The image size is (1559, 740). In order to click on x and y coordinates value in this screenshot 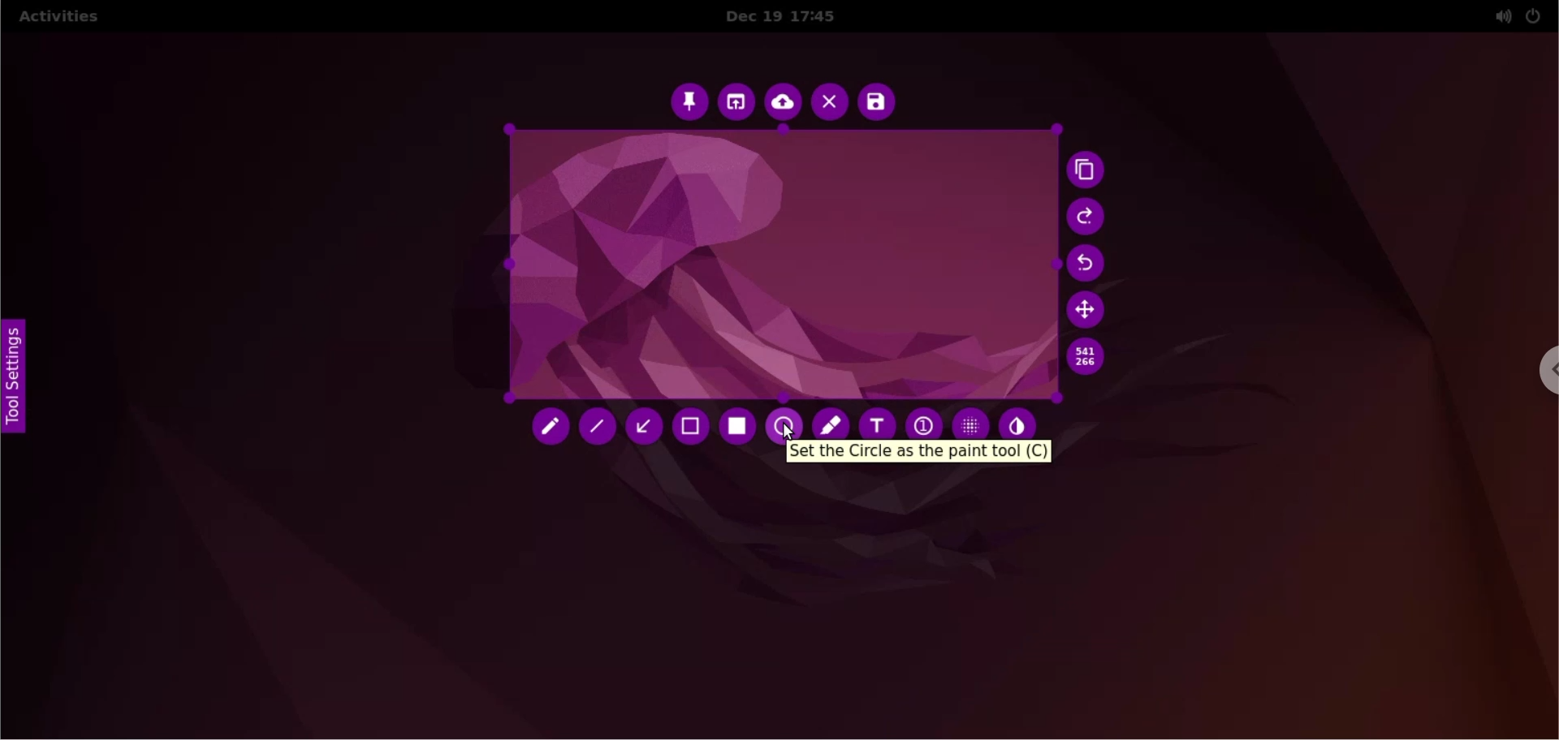, I will do `click(1095, 357)`.